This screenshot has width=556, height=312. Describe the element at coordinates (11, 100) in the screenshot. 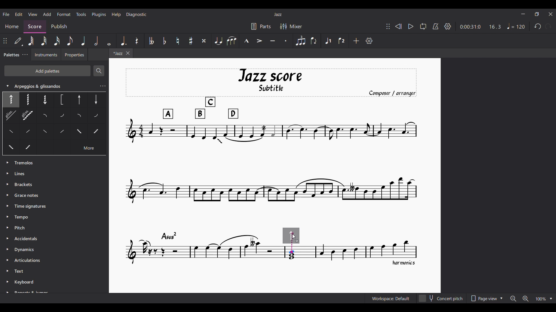

I see `Selected option highlighted` at that location.